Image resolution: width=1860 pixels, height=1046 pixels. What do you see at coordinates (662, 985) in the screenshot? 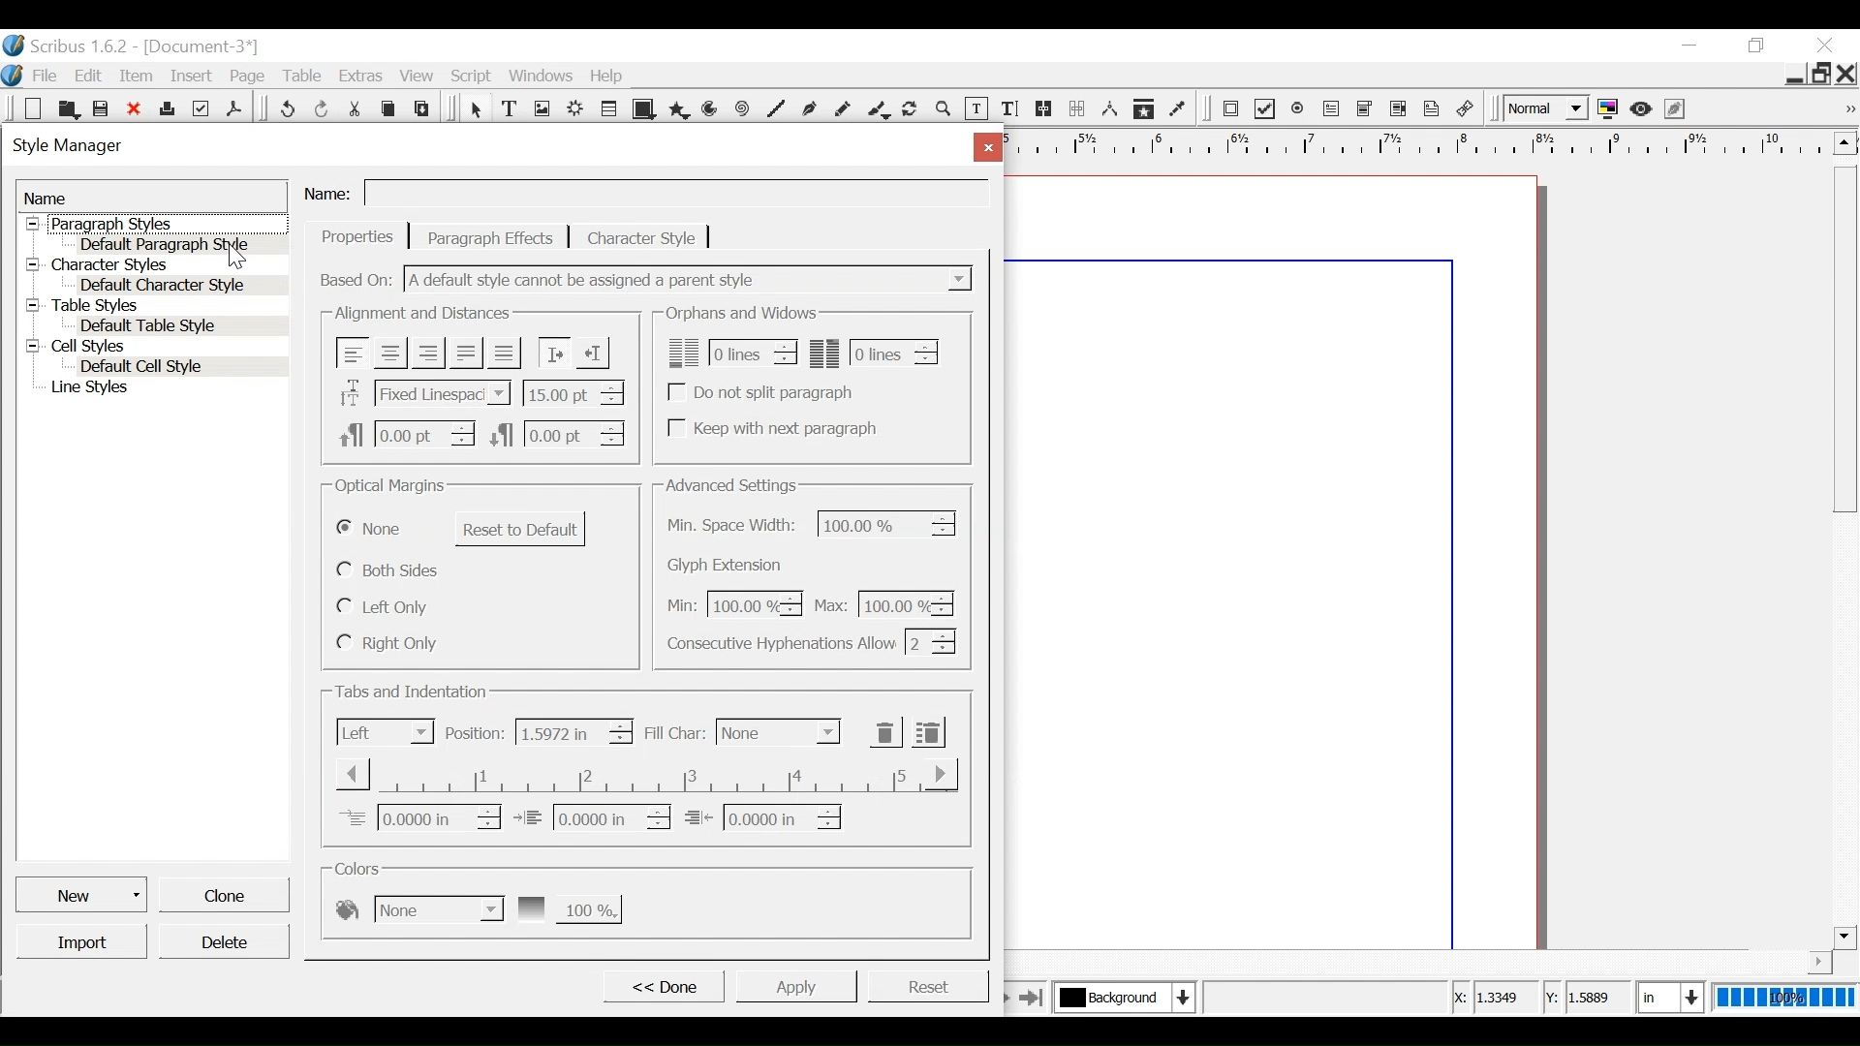
I see `Done` at bounding box center [662, 985].